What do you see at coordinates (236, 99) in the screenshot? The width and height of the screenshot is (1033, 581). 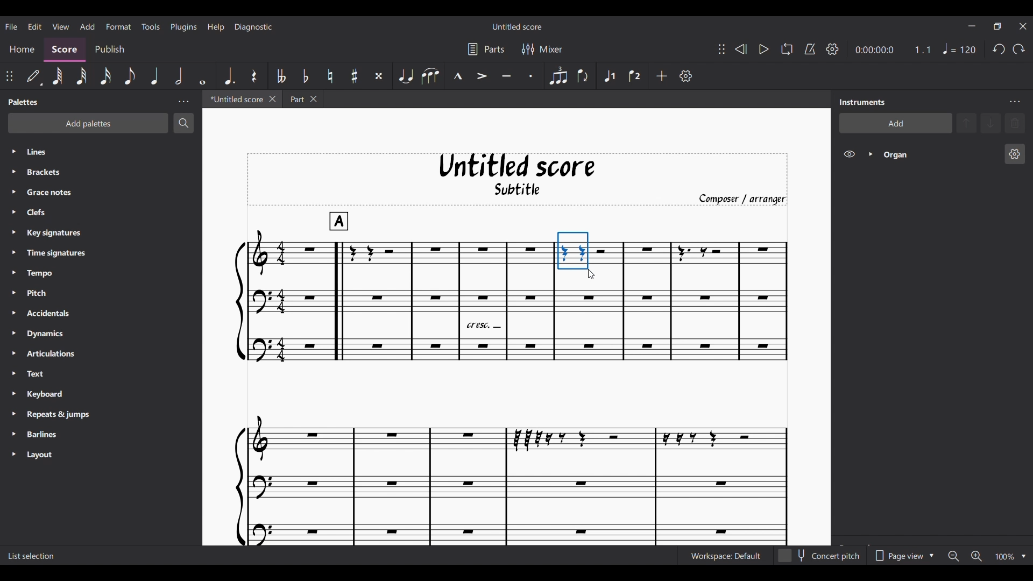 I see `Current tab, highlighted` at bounding box center [236, 99].